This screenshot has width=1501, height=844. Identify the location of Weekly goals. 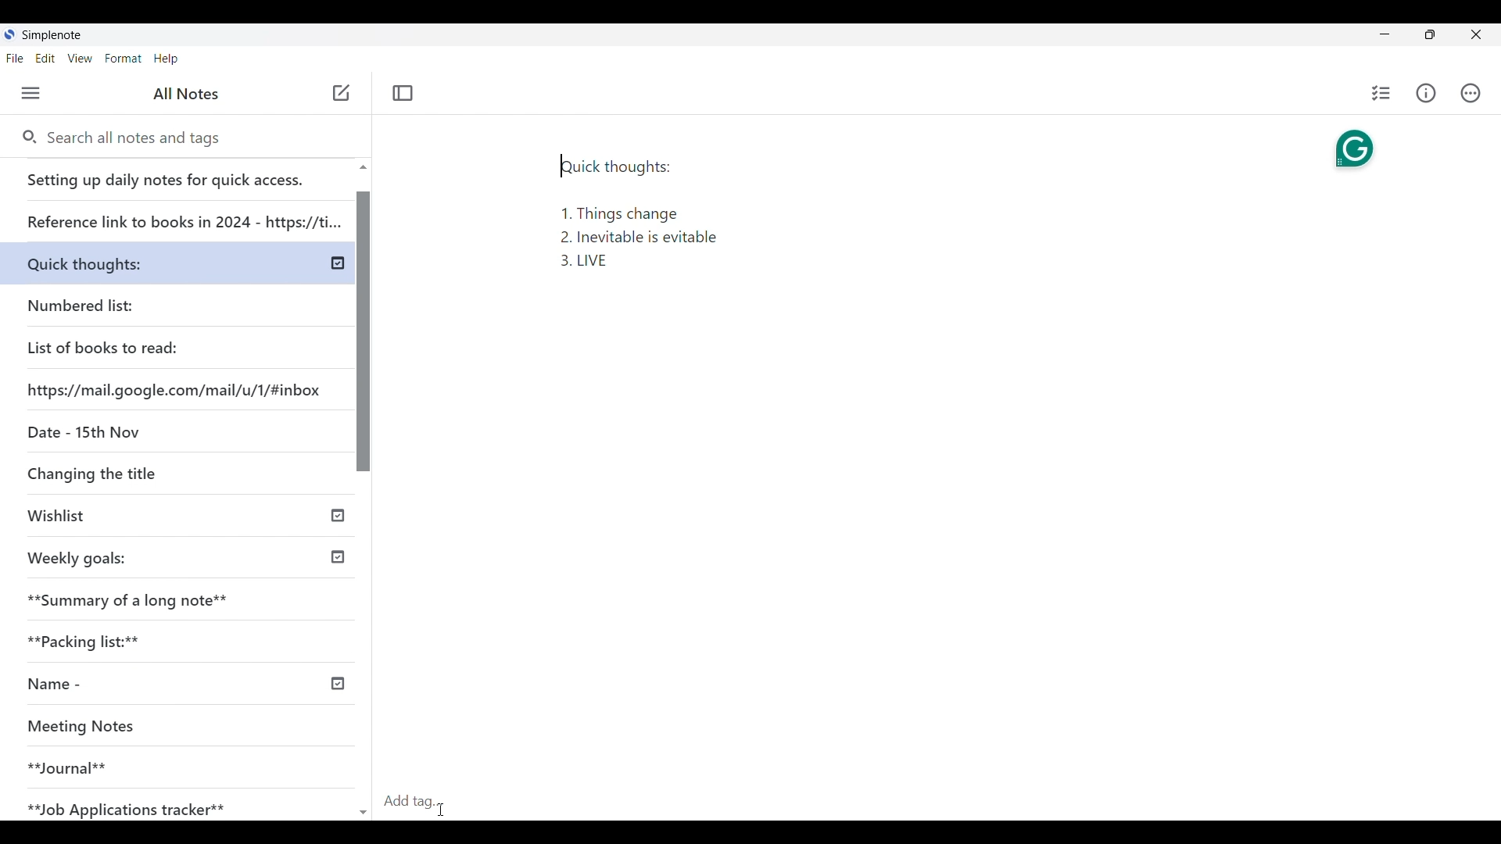
(77, 556).